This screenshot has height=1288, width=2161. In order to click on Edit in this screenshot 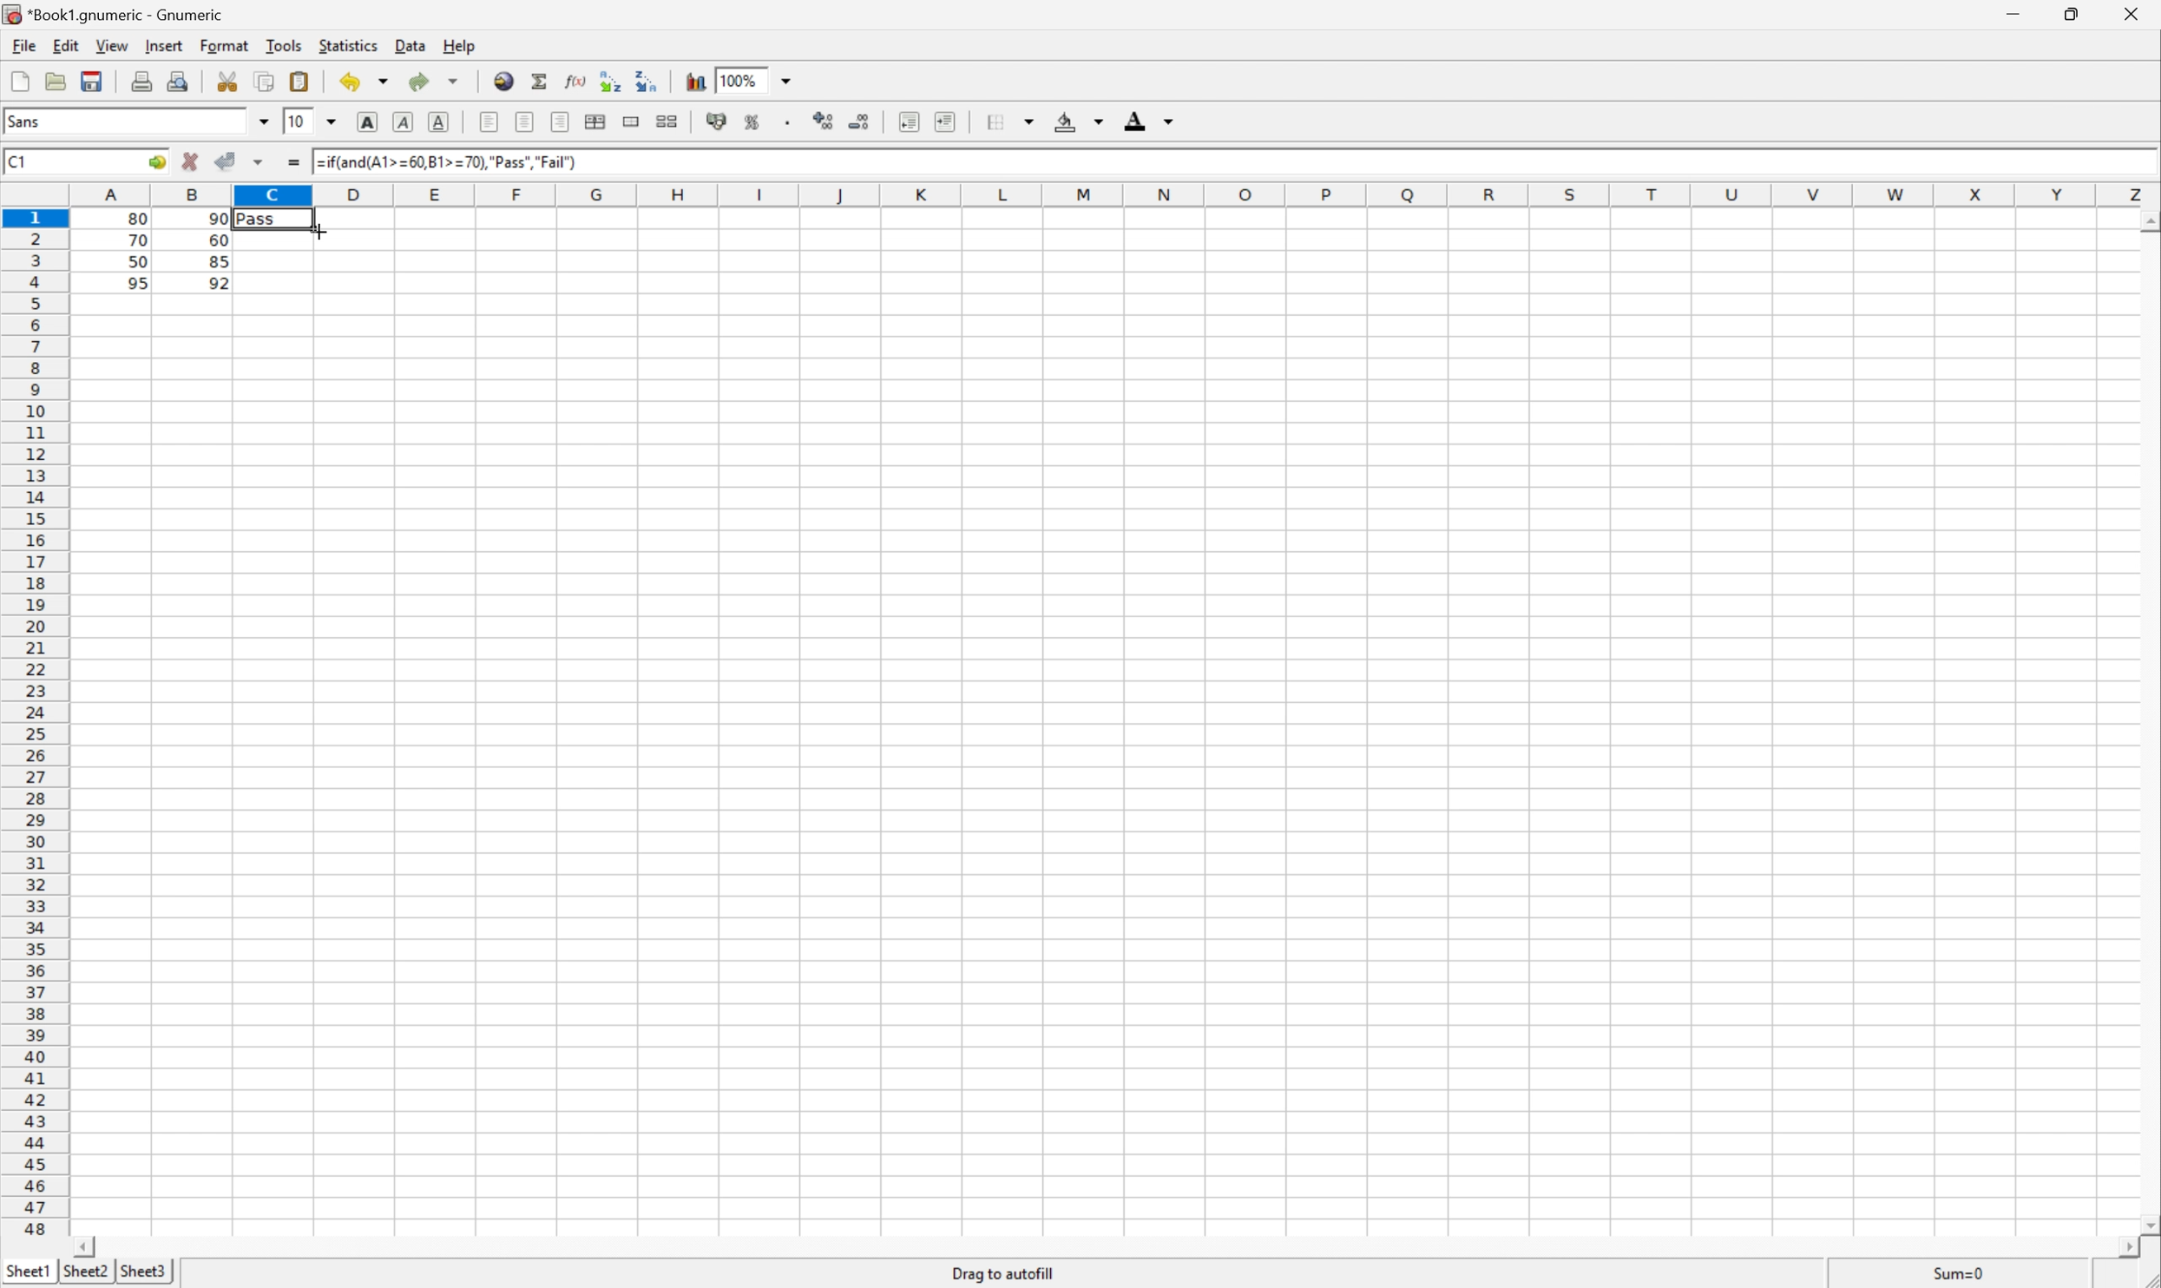, I will do `click(65, 47)`.